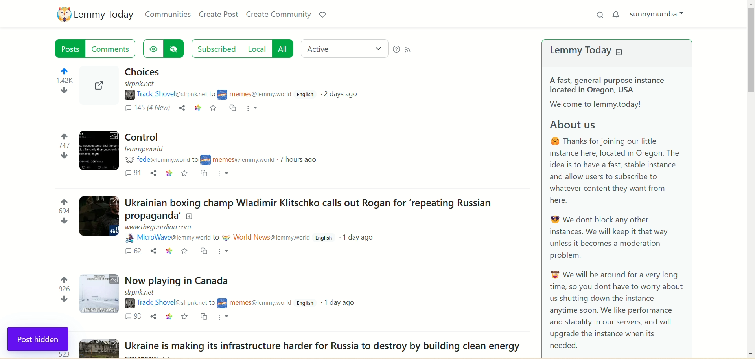 Image resolution: width=755 pixels, height=359 pixels. Describe the element at coordinates (267, 238) in the screenshot. I see `community` at that location.